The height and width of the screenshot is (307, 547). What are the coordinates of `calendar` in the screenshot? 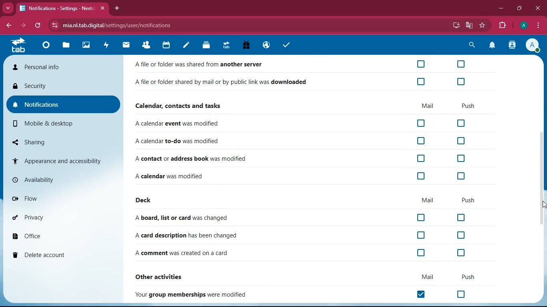 It's located at (166, 46).